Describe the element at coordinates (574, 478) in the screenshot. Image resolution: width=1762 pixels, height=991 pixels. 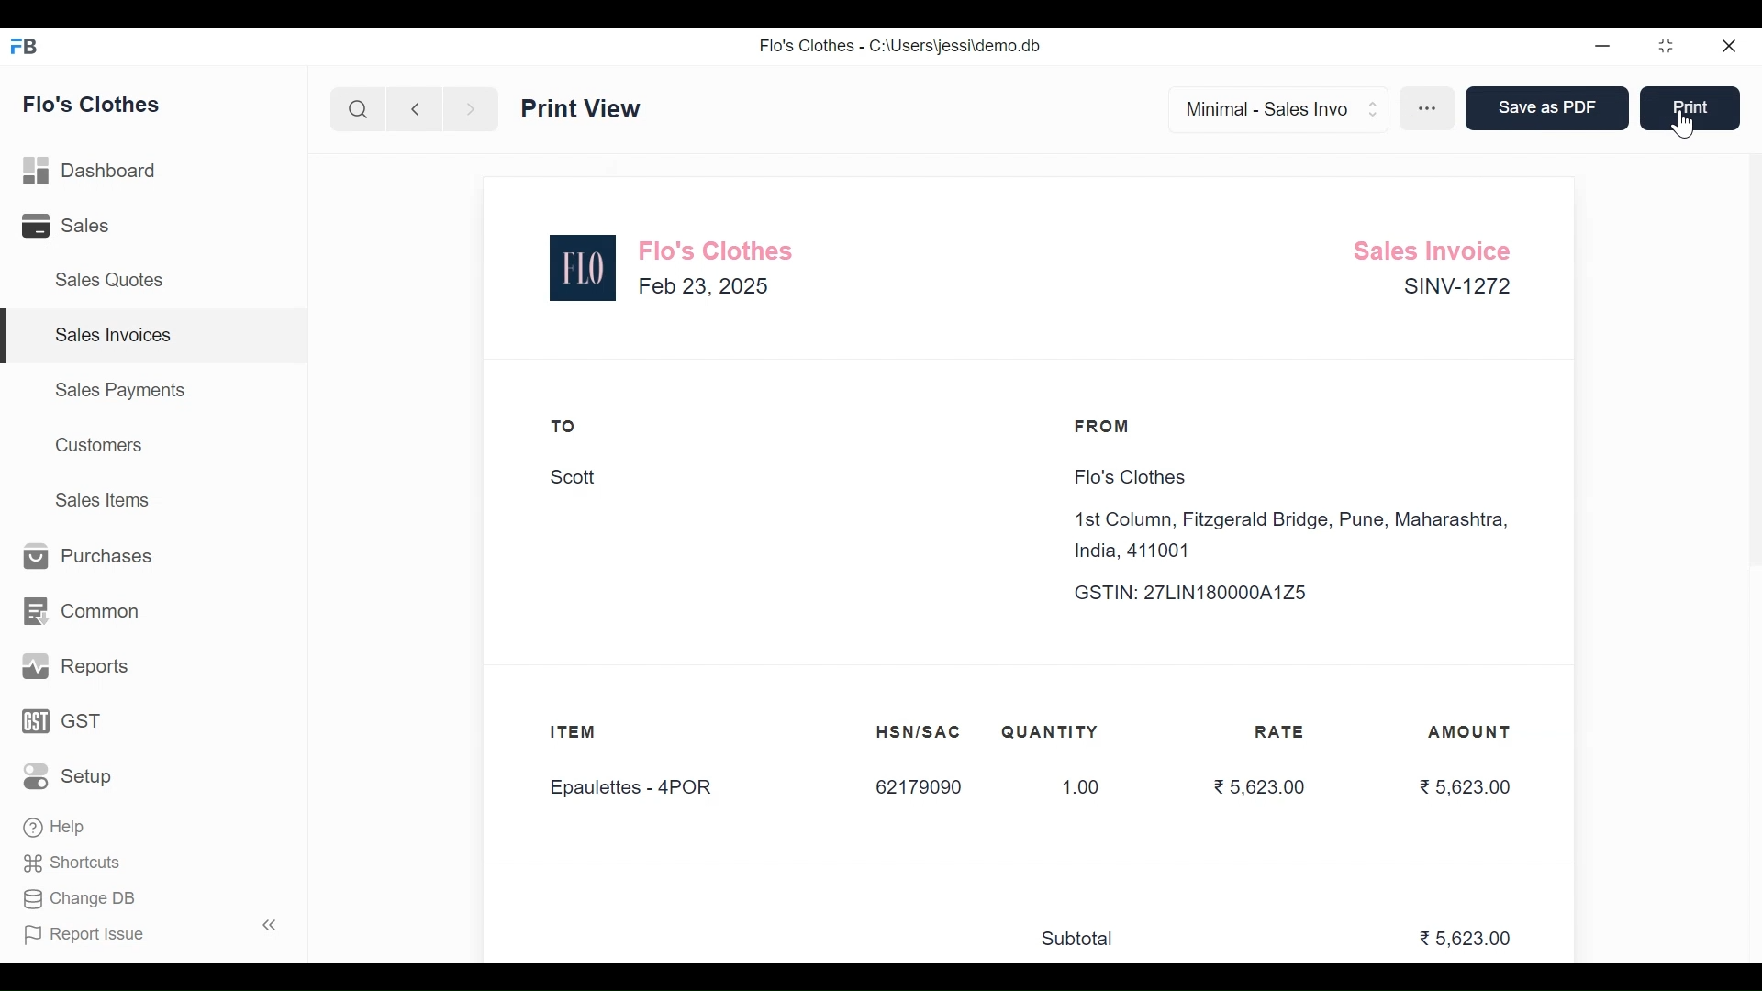
I see `Scott` at that location.